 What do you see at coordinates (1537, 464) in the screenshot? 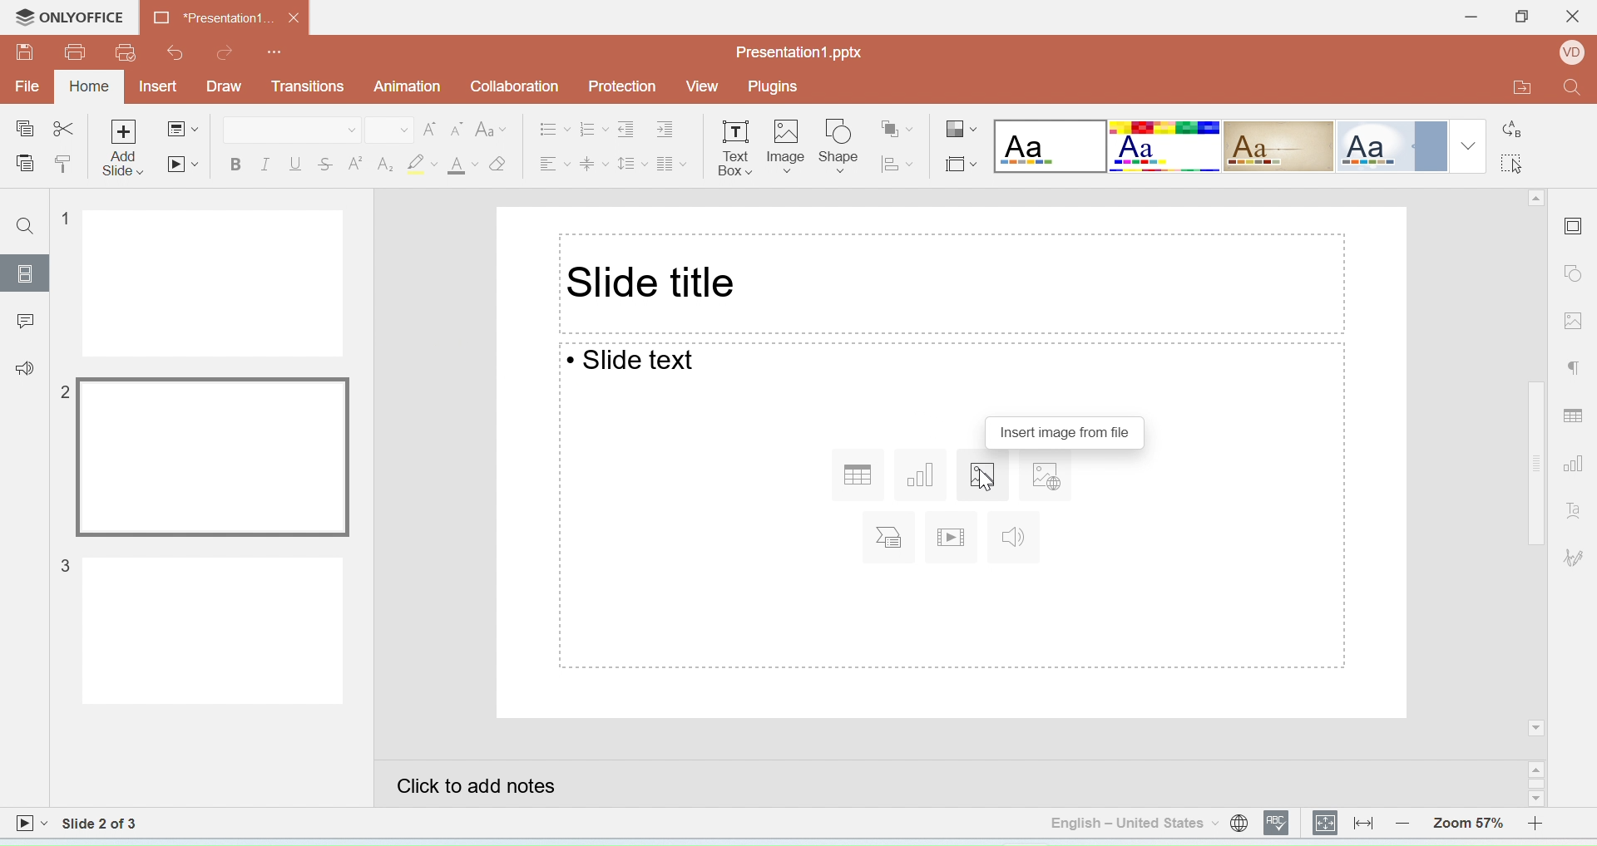
I see `Scroll bar` at bounding box center [1537, 464].